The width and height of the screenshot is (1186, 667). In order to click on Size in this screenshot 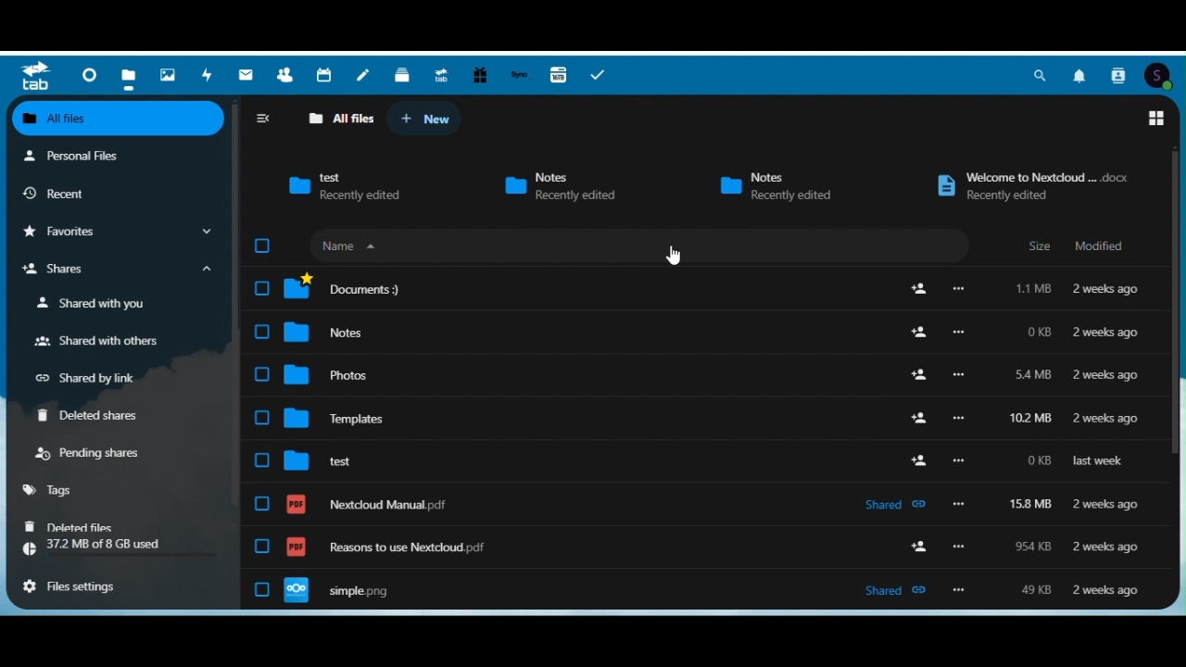, I will do `click(1039, 246)`.